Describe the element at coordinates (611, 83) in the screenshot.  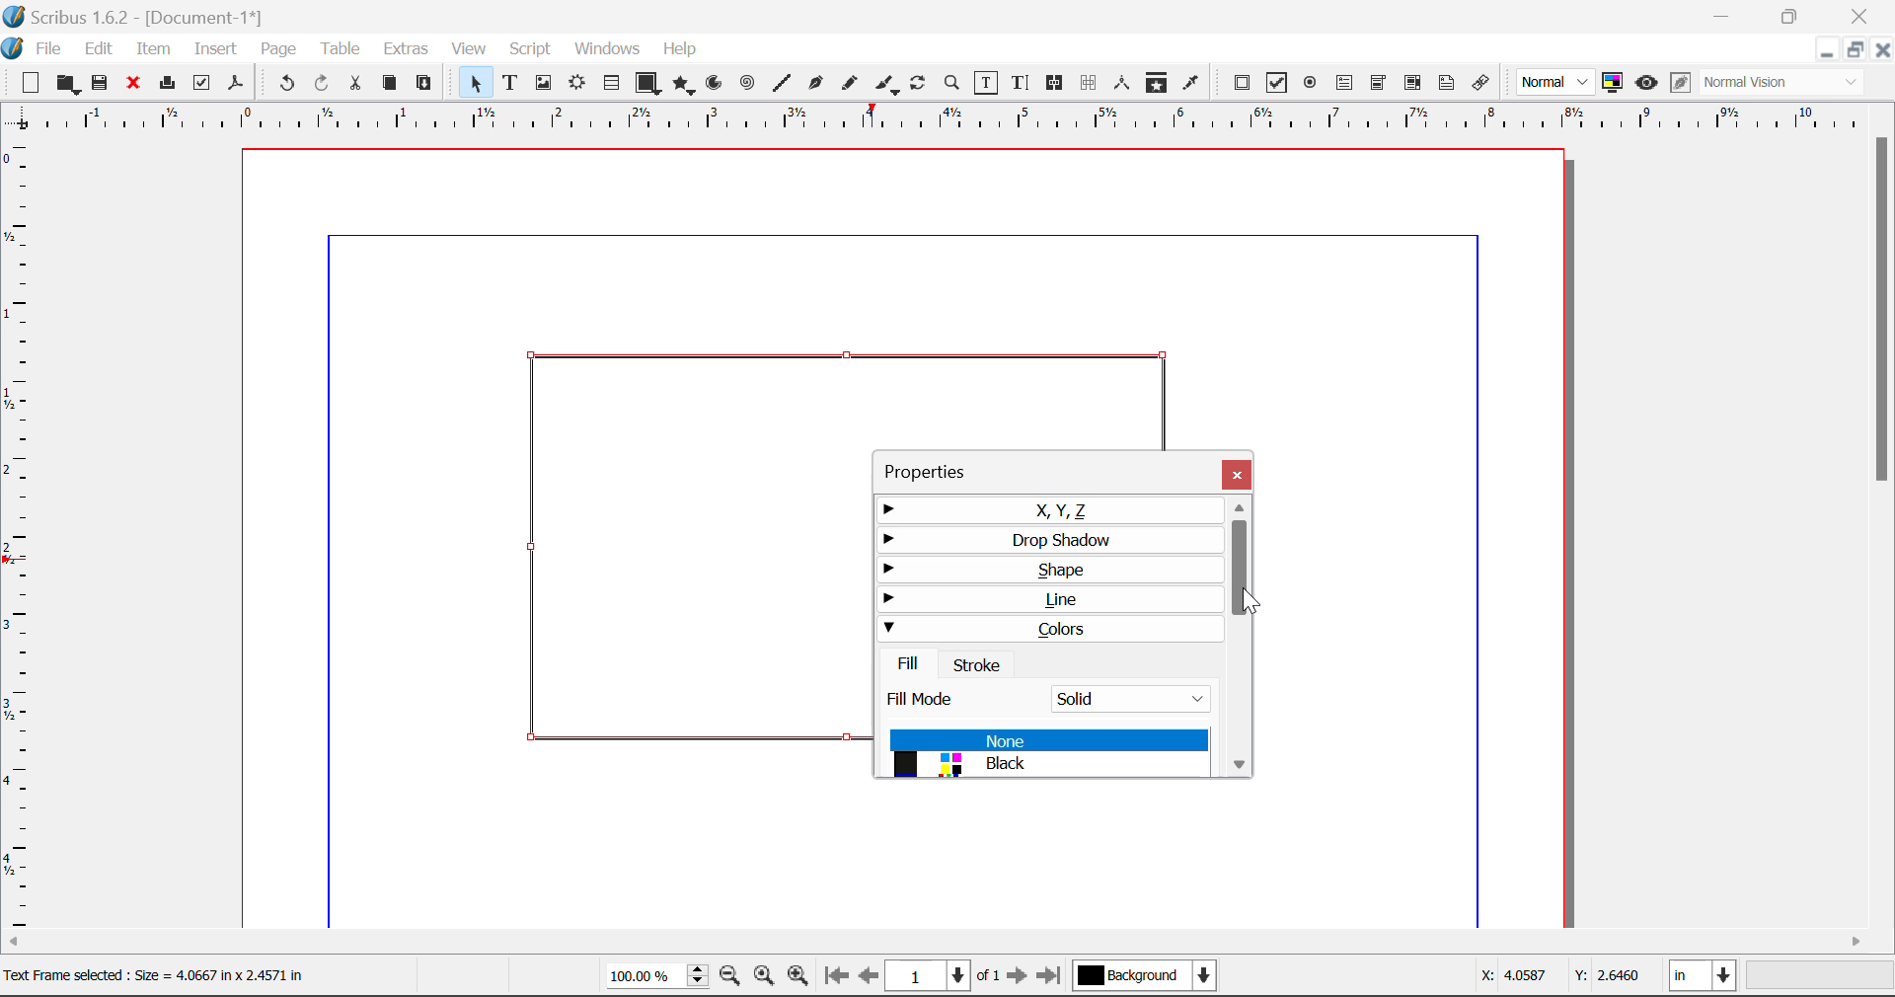
I see `Tables` at that location.